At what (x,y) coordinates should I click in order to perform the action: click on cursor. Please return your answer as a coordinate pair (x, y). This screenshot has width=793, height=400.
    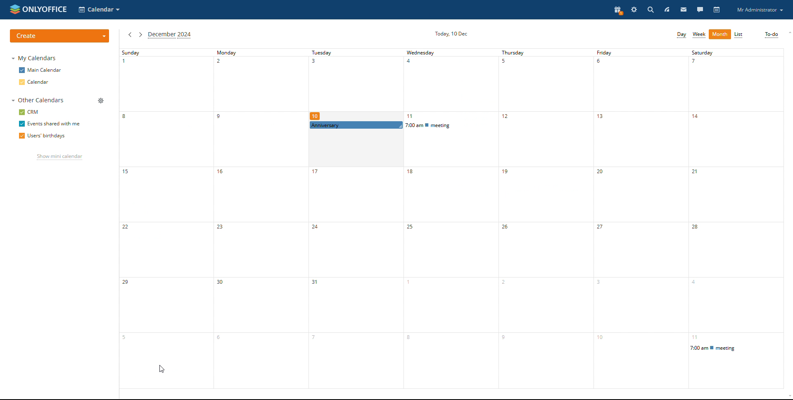
    Looking at the image, I should click on (162, 369).